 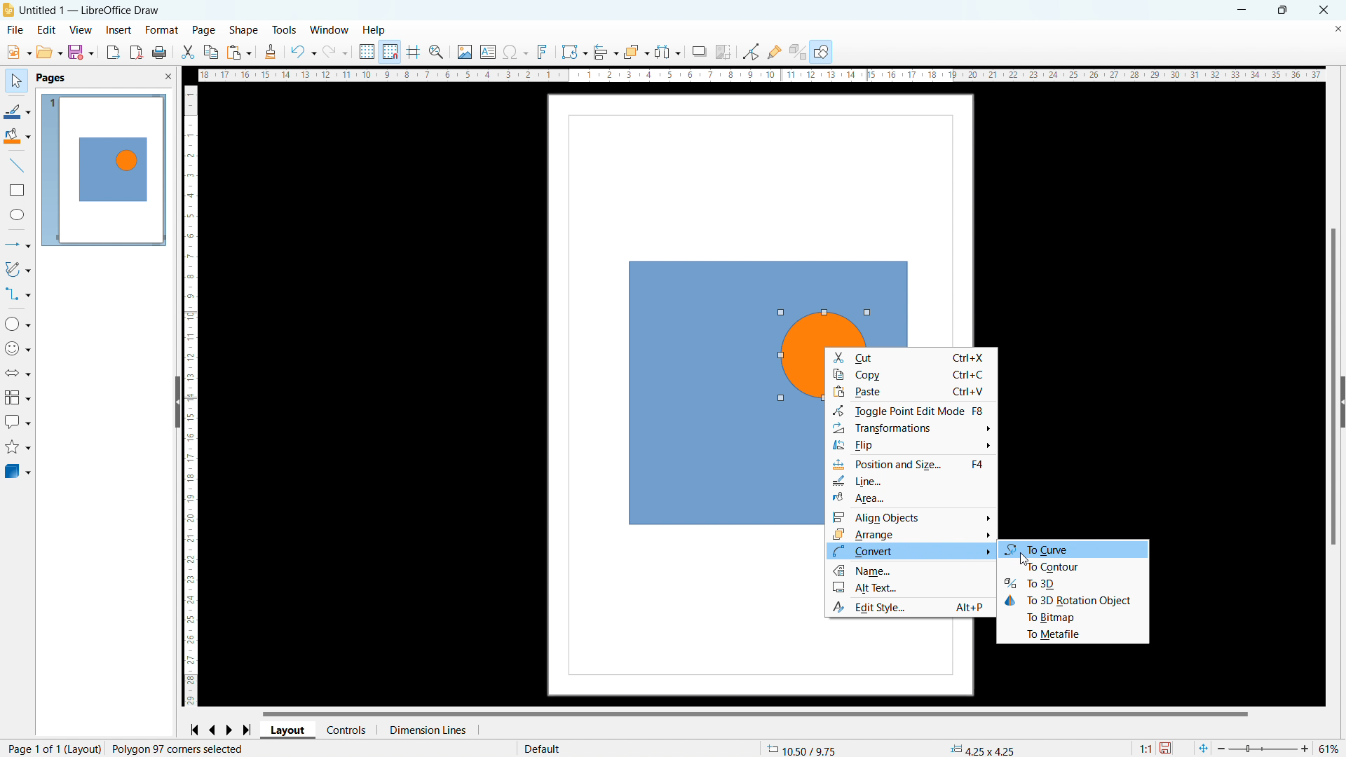 What do you see at coordinates (636, 53) in the screenshot?
I see `arrange` at bounding box center [636, 53].